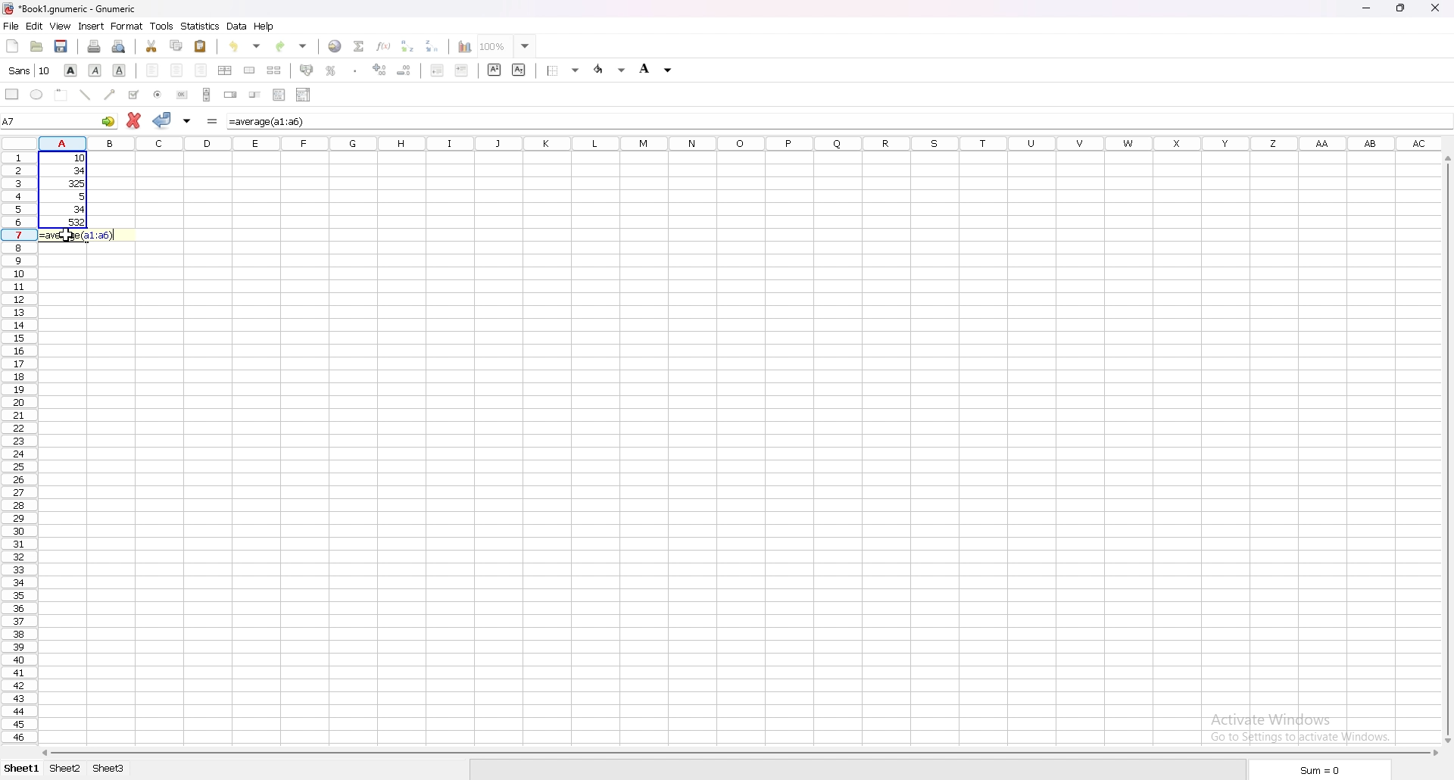 The width and height of the screenshot is (1454, 780). What do you see at coordinates (303, 93) in the screenshot?
I see `combo box` at bounding box center [303, 93].